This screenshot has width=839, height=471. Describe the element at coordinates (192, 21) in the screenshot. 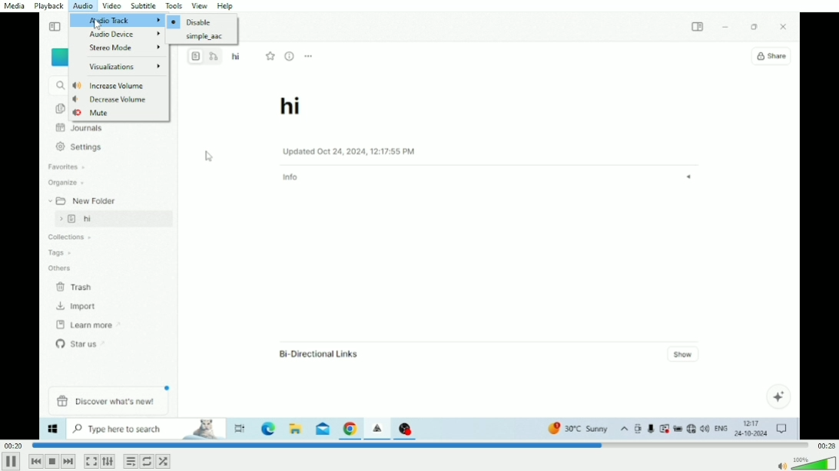

I see `Disable` at that location.